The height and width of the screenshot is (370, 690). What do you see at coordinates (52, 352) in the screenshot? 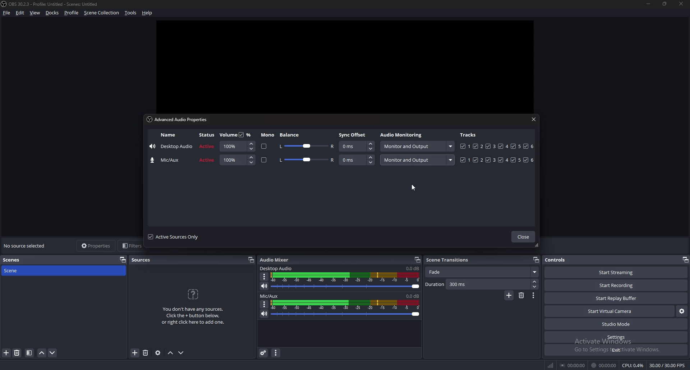
I see `move scene down` at bounding box center [52, 352].